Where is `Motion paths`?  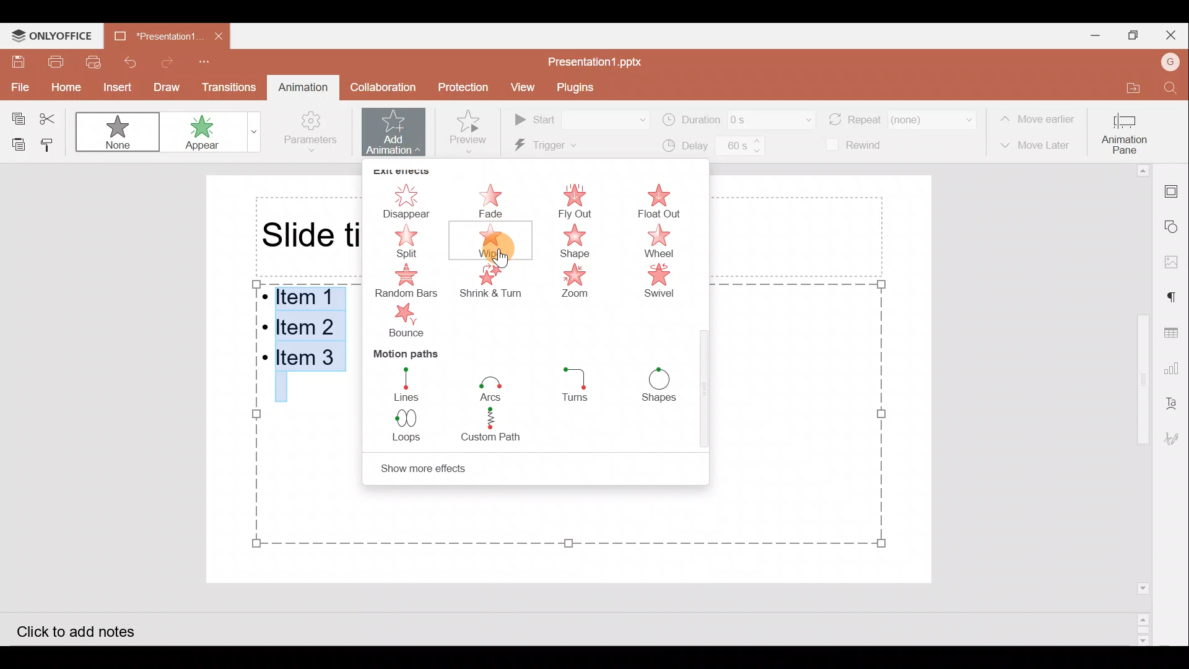
Motion paths is located at coordinates (417, 352).